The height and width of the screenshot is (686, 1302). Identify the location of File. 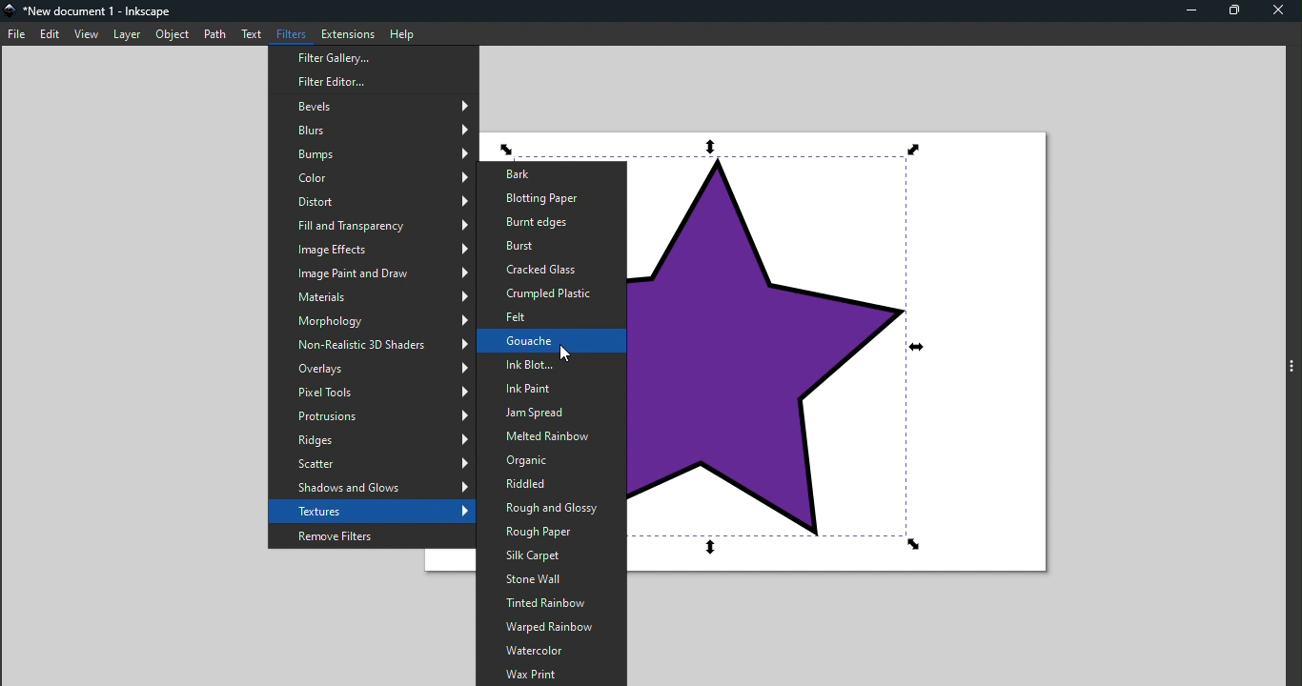
(17, 33).